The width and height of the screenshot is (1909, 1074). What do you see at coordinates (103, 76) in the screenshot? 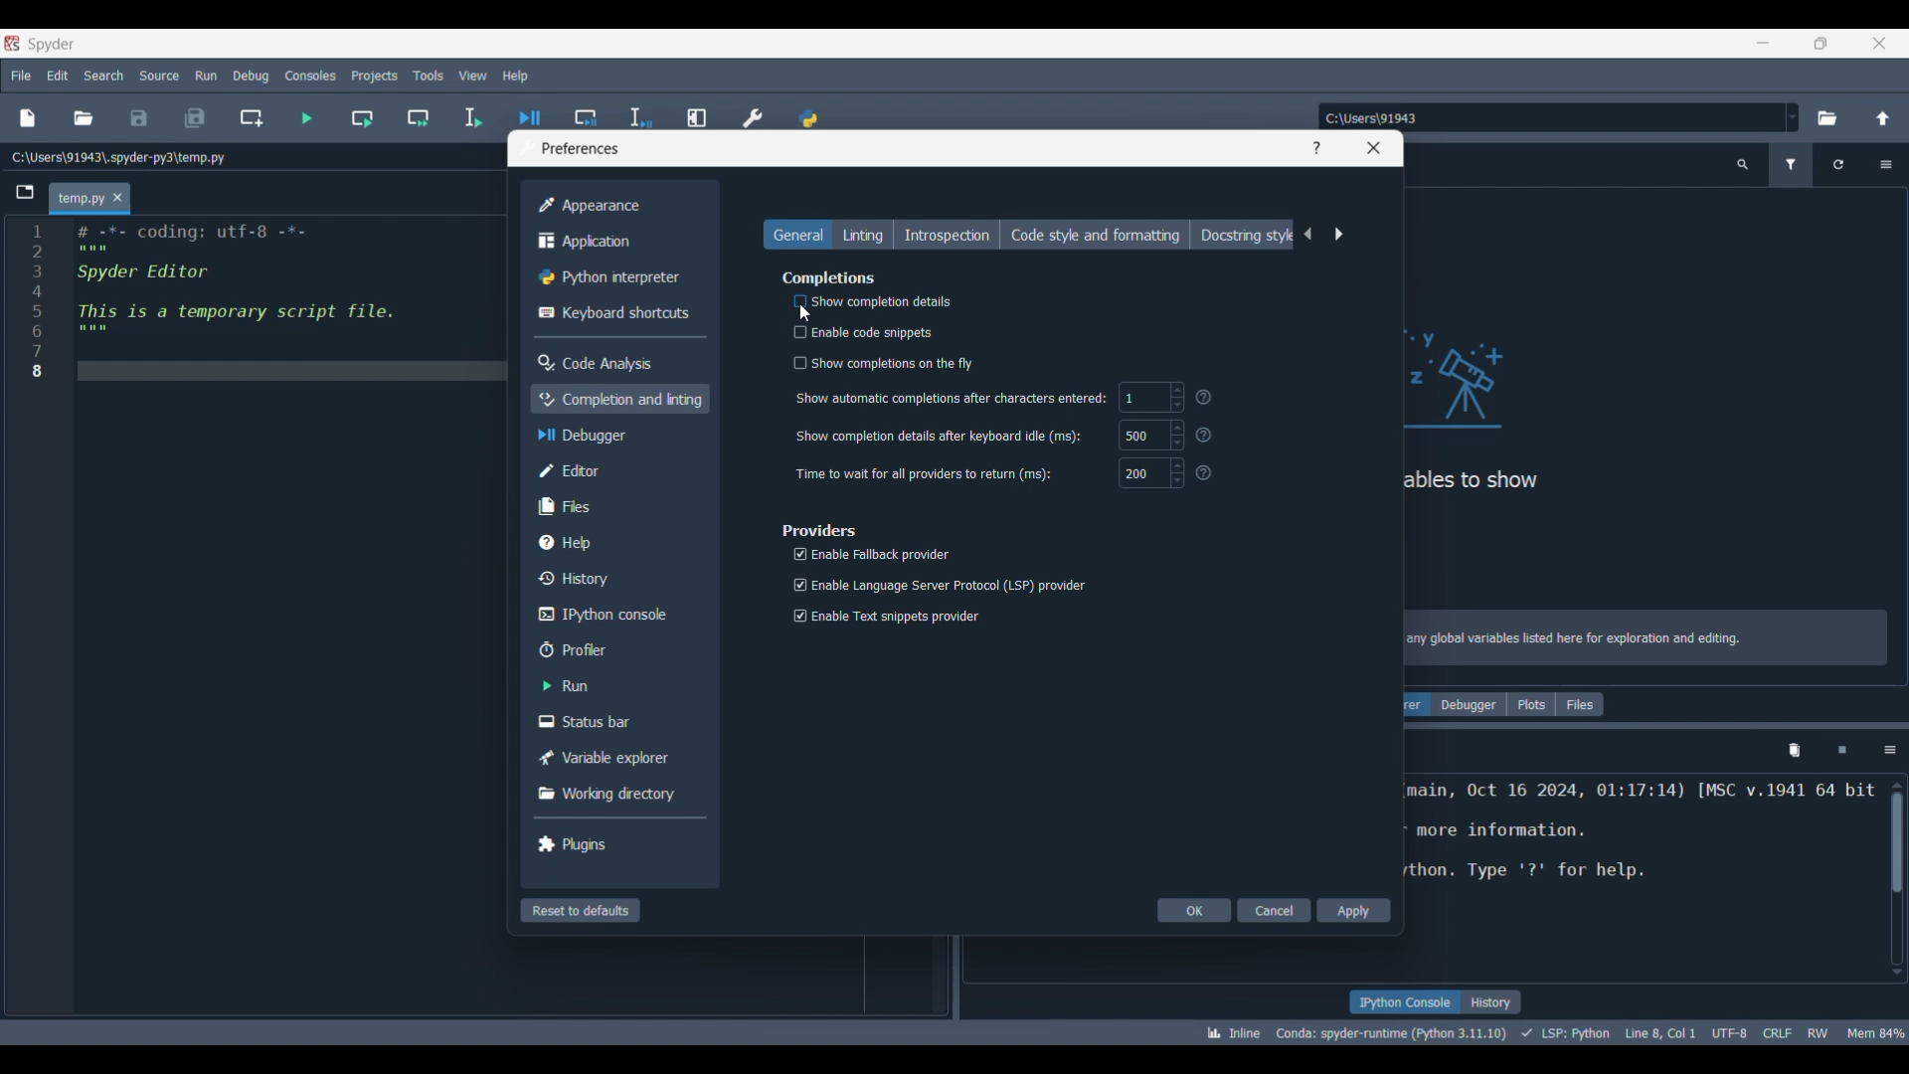
I see `Search menu` at bounding box center [103, 76].